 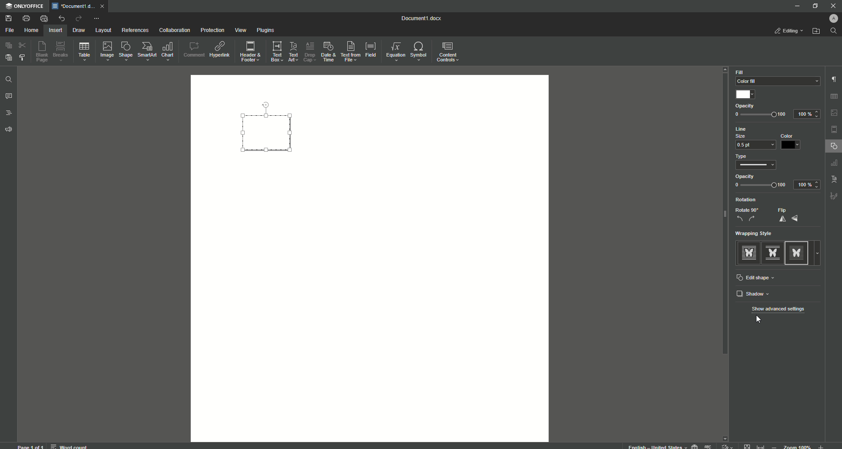 What do you see at coordinates (96, 19) in the screenshot?
I see `More Actions` at bounding box center [96, 19].